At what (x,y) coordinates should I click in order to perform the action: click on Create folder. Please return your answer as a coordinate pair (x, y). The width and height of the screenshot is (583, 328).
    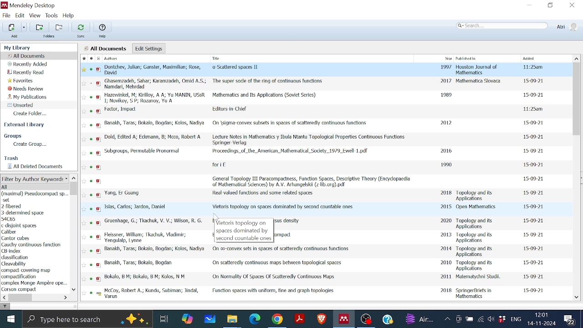
    Looking at the image, I should click on (29, 114).